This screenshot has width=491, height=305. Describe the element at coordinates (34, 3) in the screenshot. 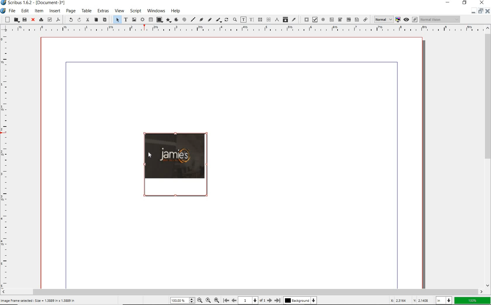

I see `Scribus 1.6.2` at that location.